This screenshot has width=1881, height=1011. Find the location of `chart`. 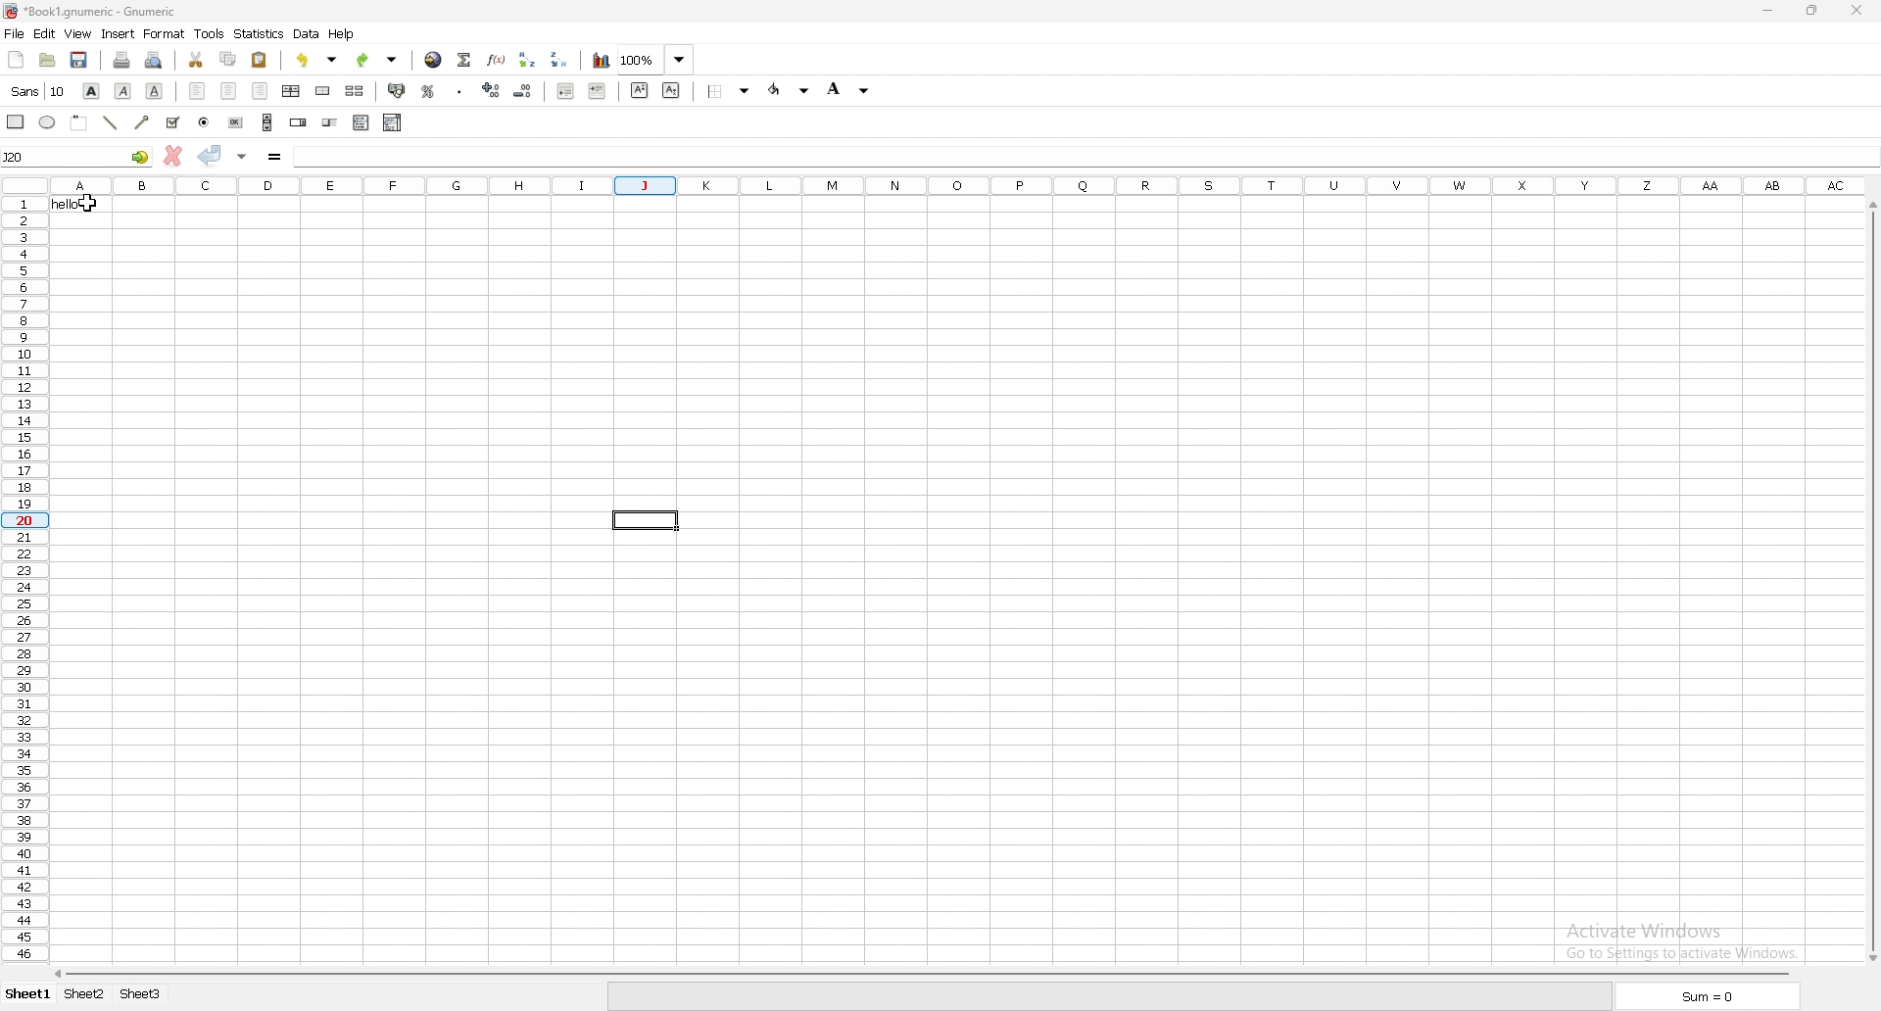

chart is located at coordinates (602, 60).